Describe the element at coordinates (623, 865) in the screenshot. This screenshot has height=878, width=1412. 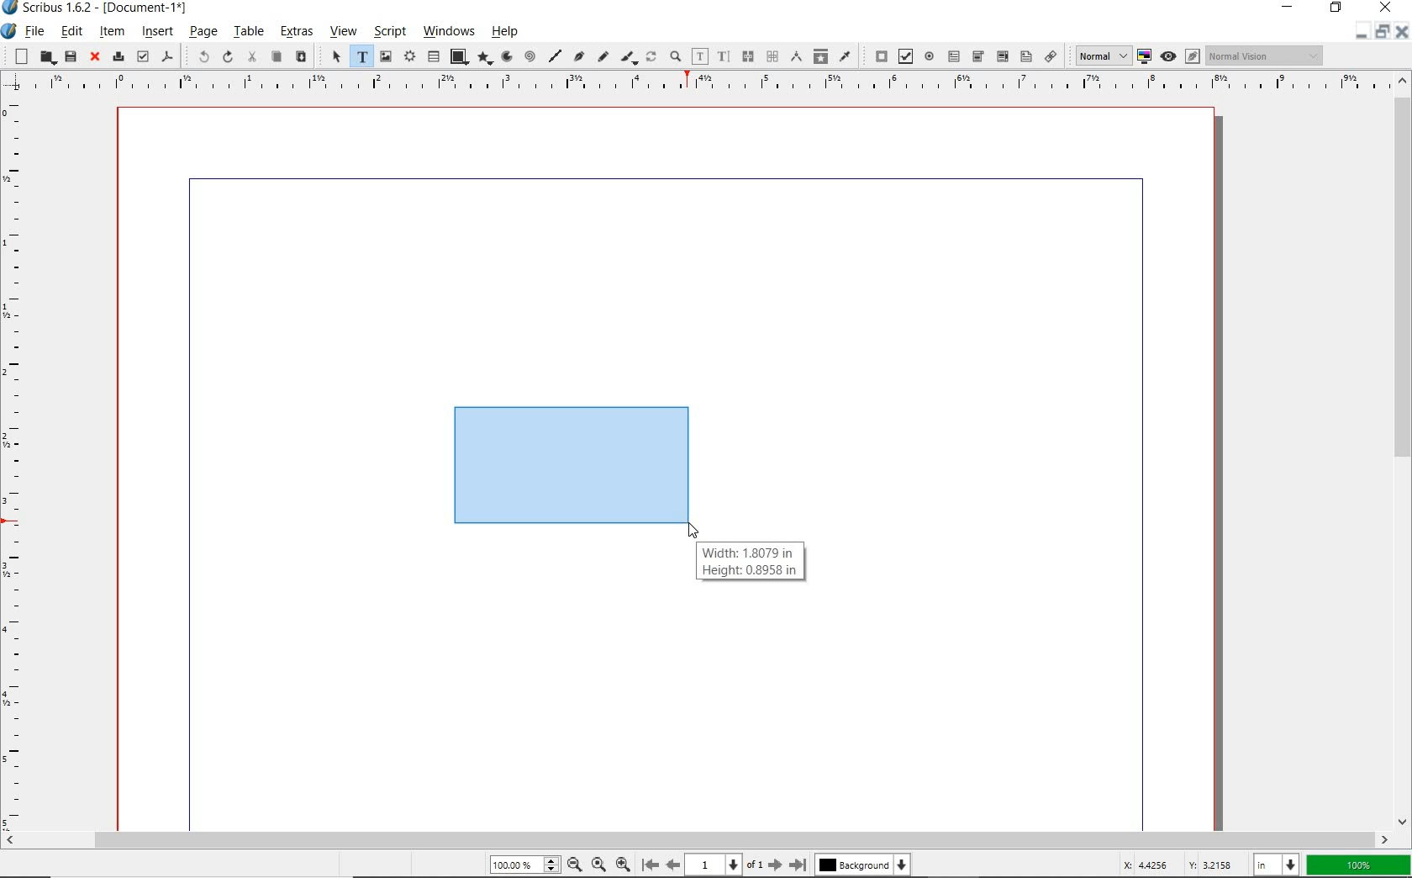
I see `Zoom In` at that location.